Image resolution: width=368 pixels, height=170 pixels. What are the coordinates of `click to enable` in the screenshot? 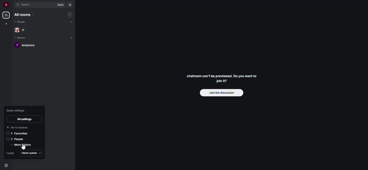 It's located at (7, 133).